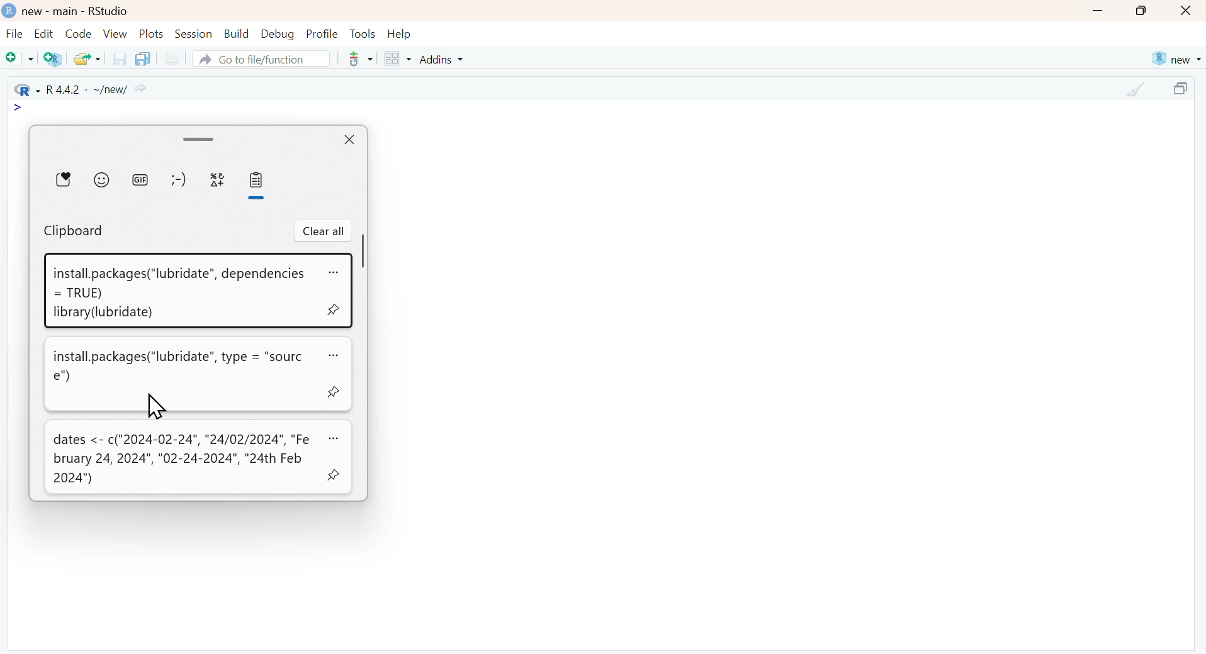 This screenshot has width=1206, height=654. I want to click on GIF, so click(139, 179).